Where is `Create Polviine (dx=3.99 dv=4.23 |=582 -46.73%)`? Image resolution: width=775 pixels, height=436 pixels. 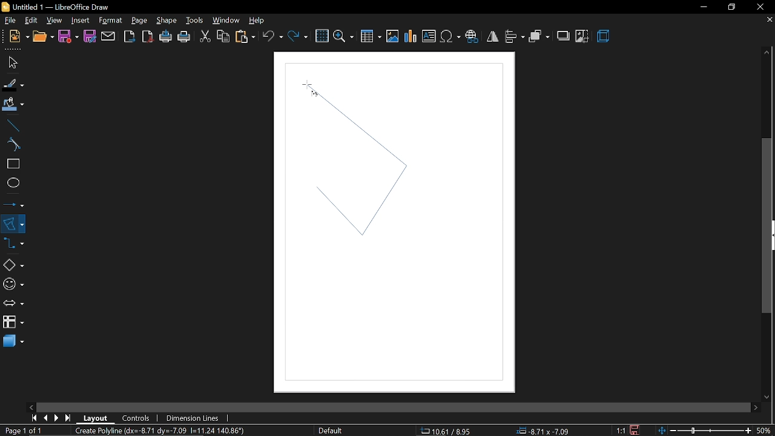 Create Polviine (dx=3.99 dv=4.23 |=582 -46.73%) is located at coordinates (167, 430).